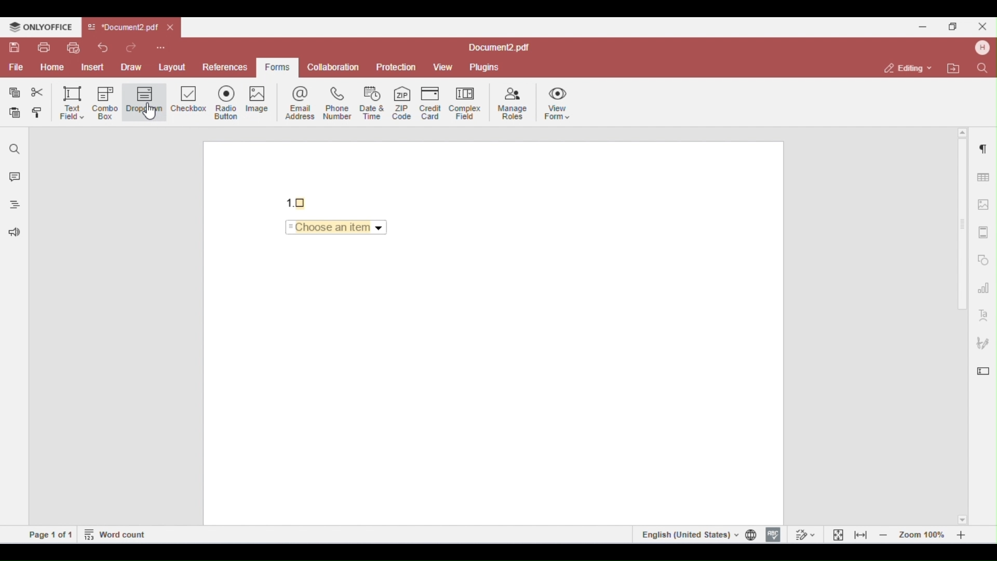 The width and height of the screenshot is (997, 561). What do you see at coordinates (983, 287) in the screenshot?
I see `chart settings` at bounding box center [983, 287].